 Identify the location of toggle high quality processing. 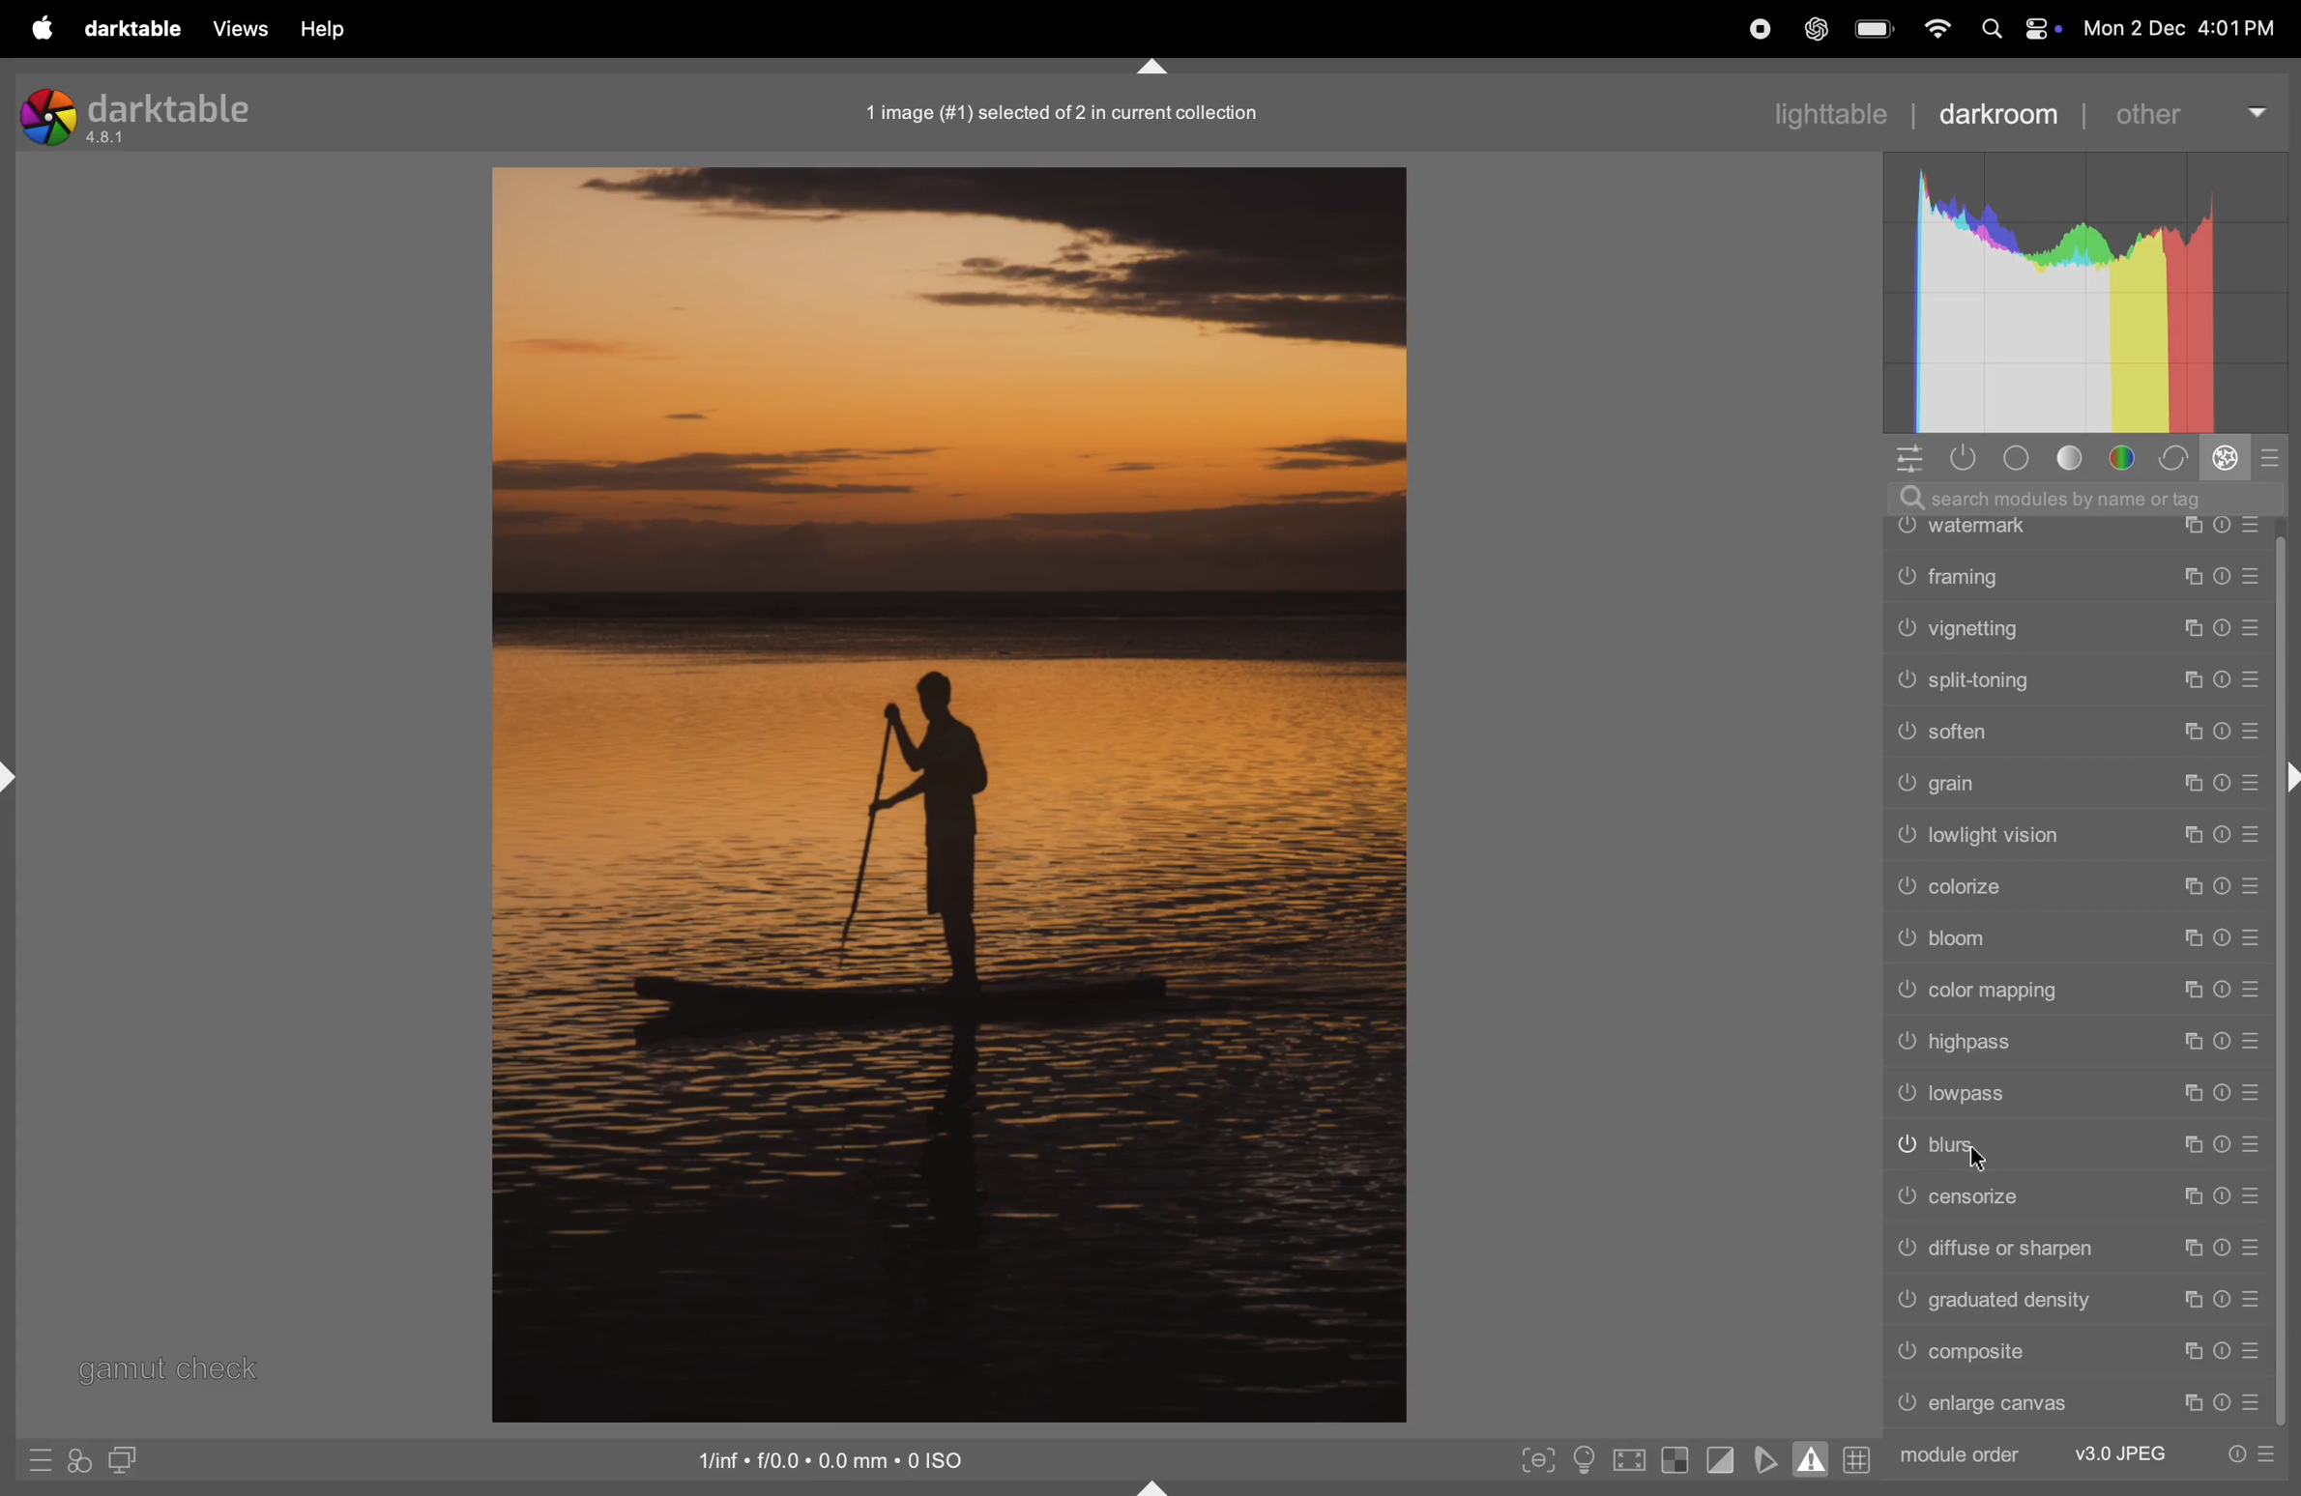
(1633, 1459).